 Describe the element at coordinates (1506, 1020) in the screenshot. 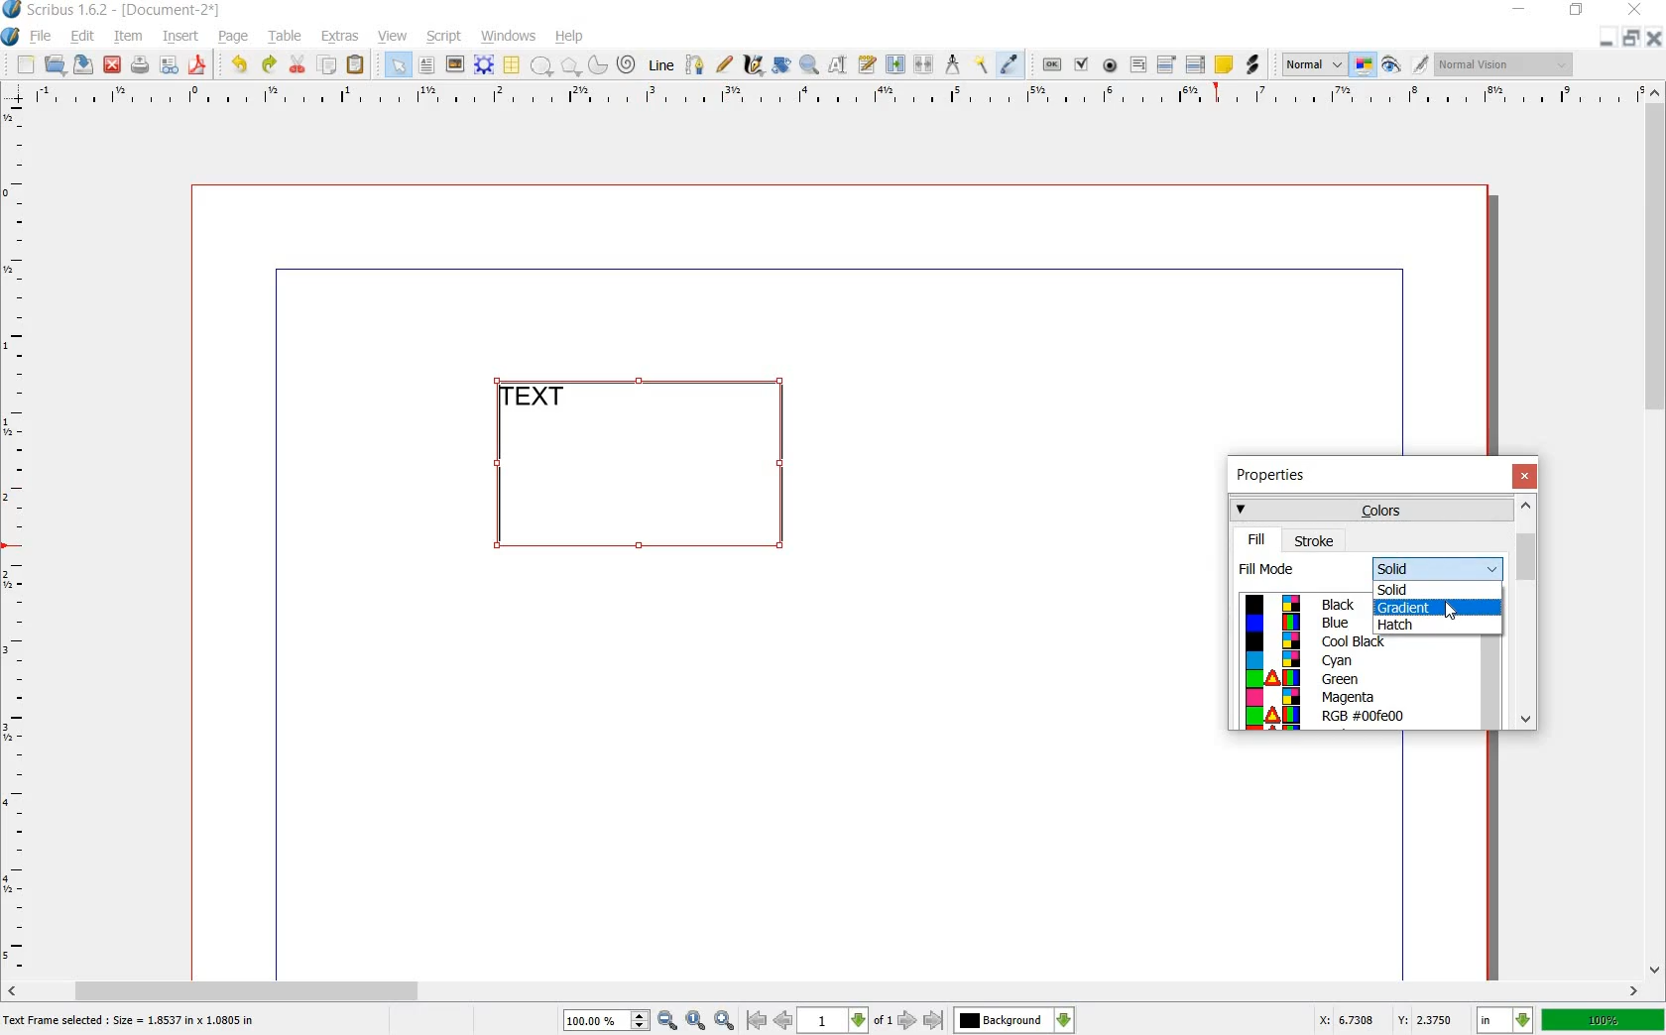

I see `in` at that location.